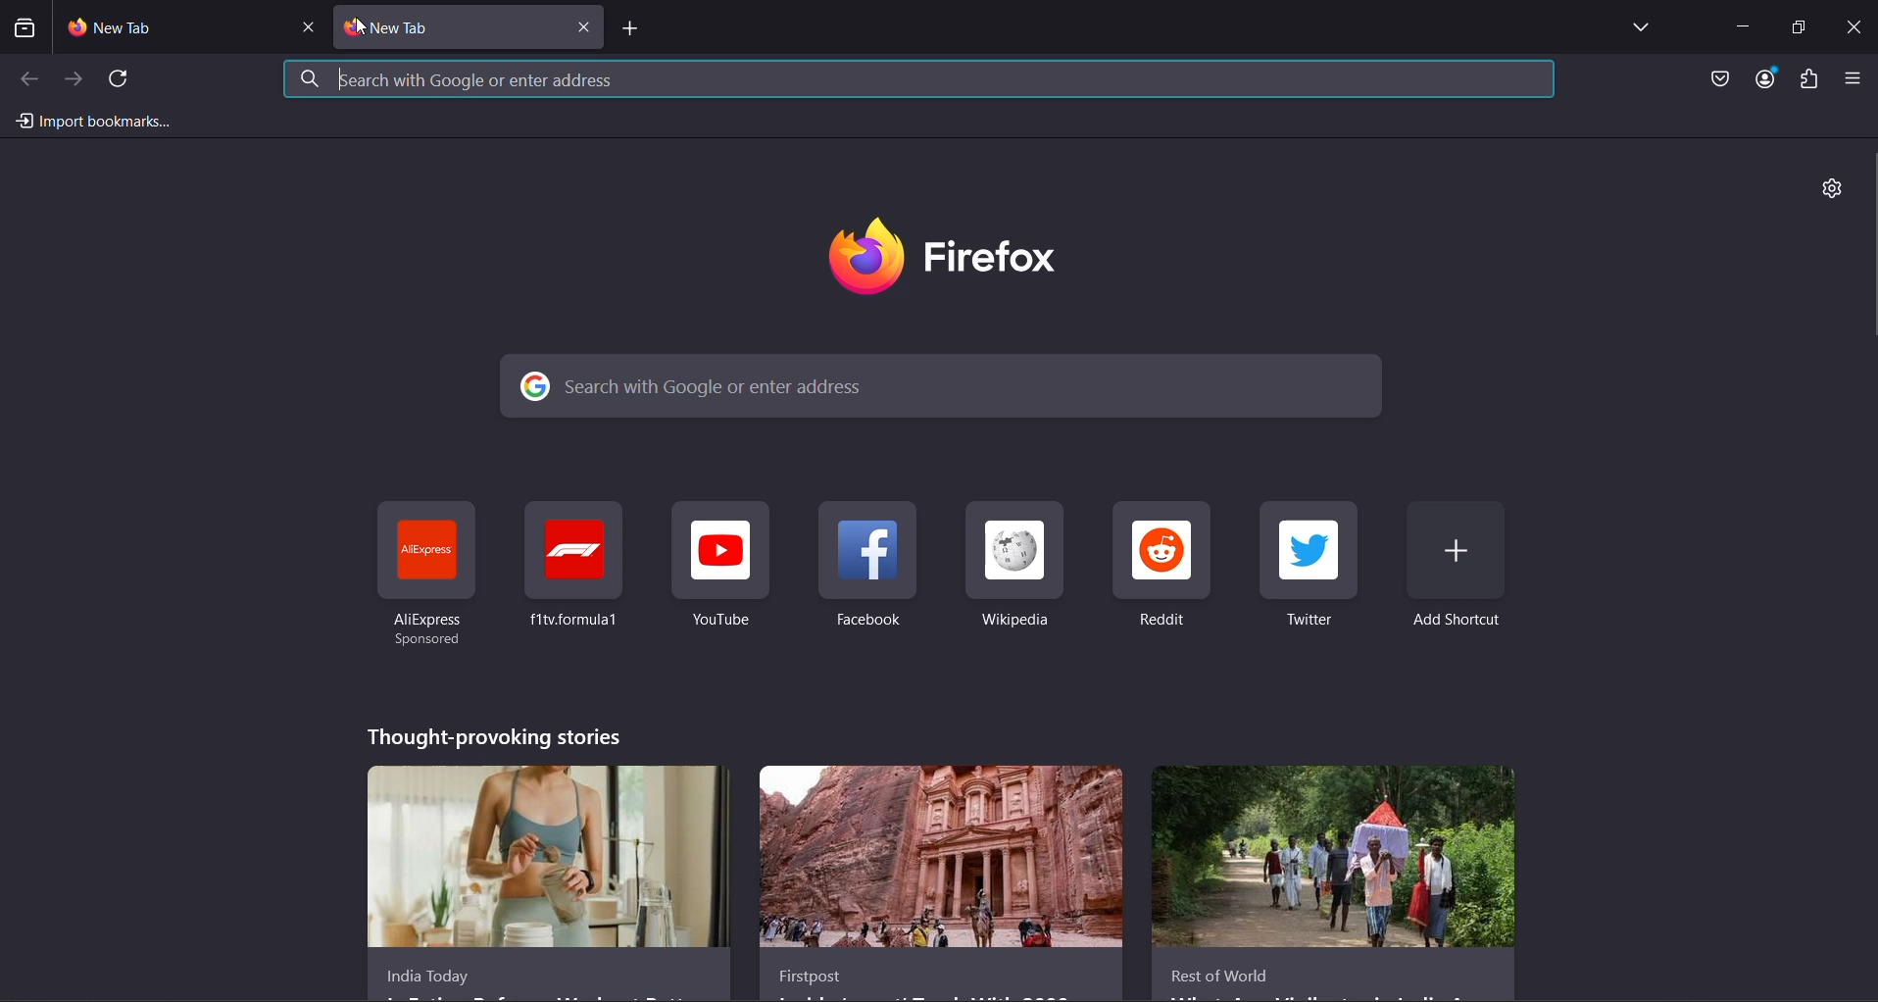  Describe the element at coordinates (549, 884) in the screenshot. I see `story` at that location.